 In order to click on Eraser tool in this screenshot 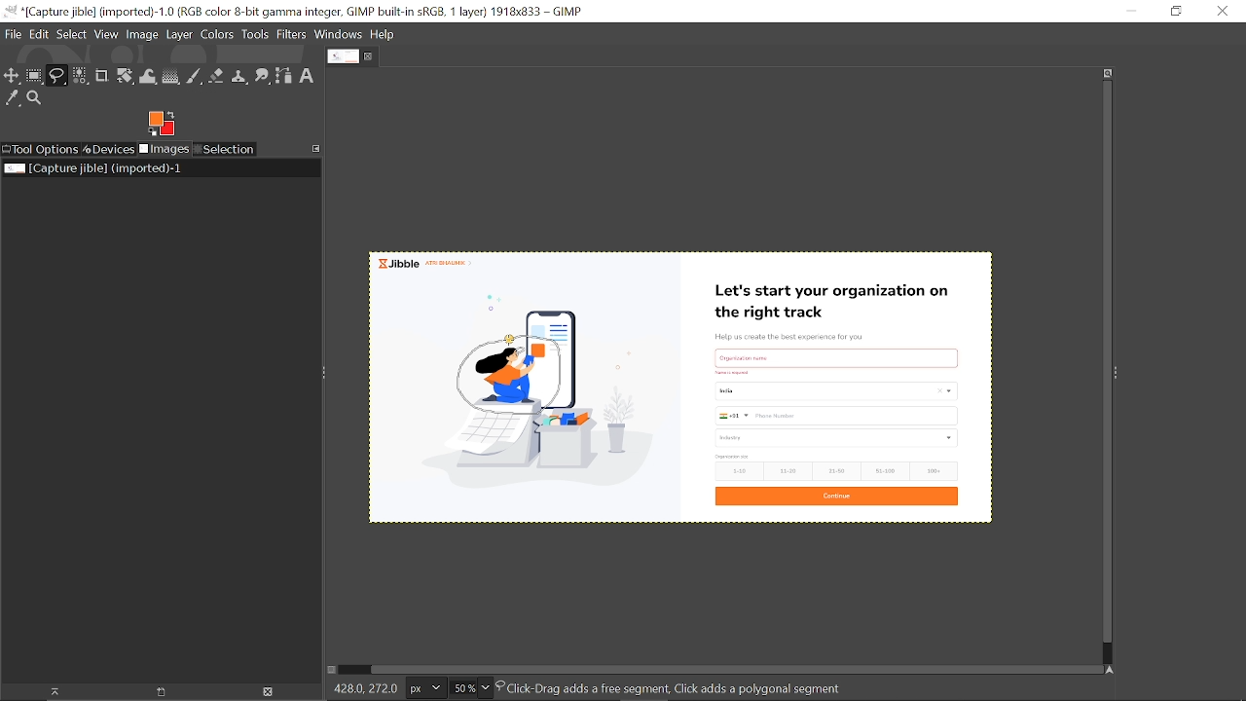, I will do `click(216, 76)`.